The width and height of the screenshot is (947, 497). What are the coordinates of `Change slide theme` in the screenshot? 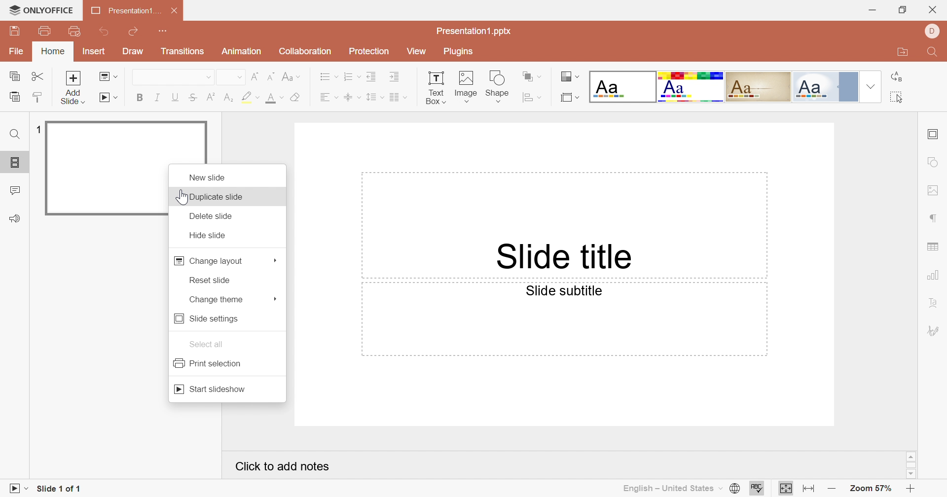 It's located at (565, 74).